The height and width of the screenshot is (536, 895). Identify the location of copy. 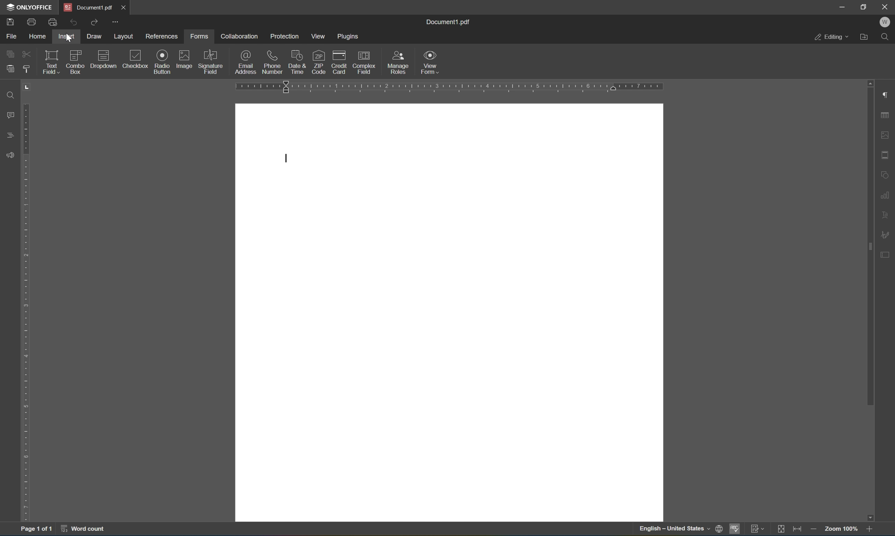
(10, 53).